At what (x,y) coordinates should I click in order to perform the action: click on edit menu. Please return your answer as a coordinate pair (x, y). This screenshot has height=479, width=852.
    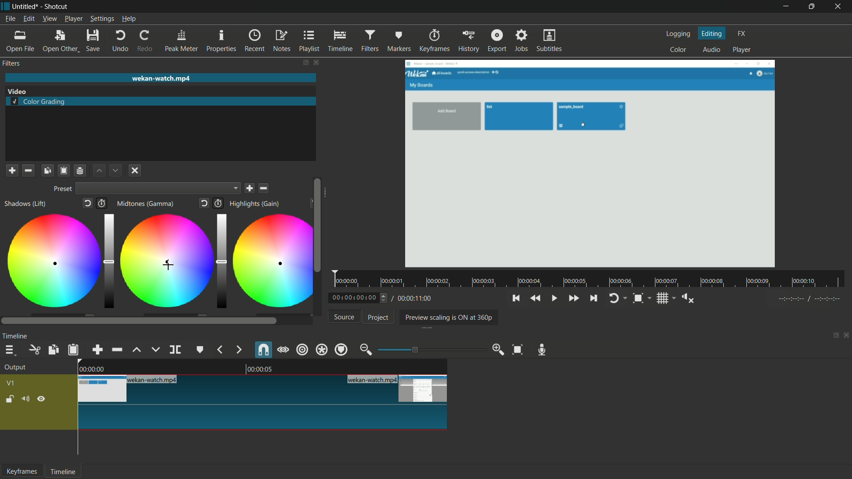
    Looking at the image, I should click on (28, 19).